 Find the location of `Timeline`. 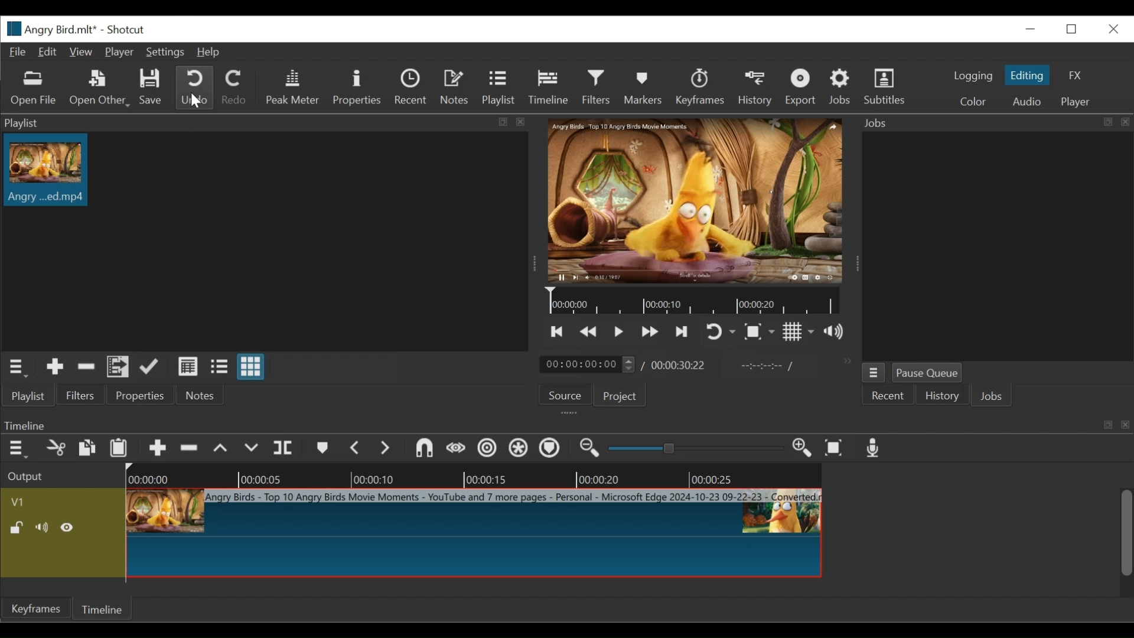

Timeline is located at coordinates (567, 424).